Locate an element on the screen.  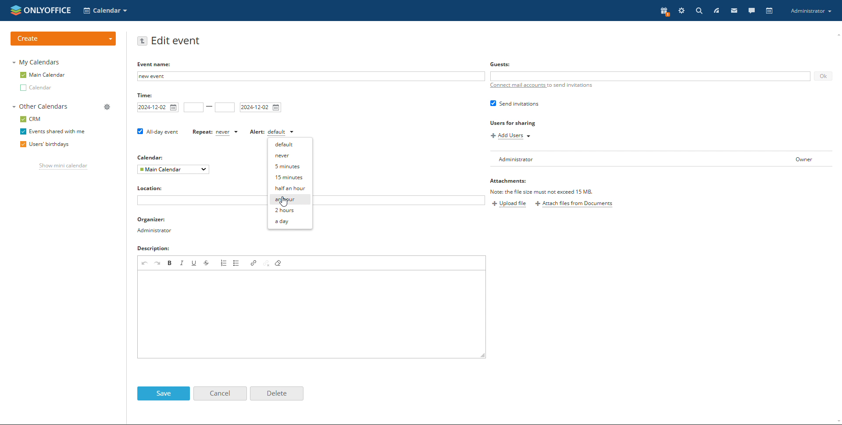
descriptions is located at coordinates (157, 250).